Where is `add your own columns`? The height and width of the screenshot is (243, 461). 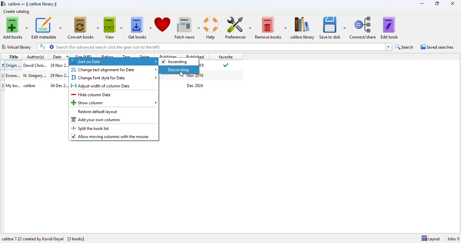
add your own columns is located at coordinates (96, 119).